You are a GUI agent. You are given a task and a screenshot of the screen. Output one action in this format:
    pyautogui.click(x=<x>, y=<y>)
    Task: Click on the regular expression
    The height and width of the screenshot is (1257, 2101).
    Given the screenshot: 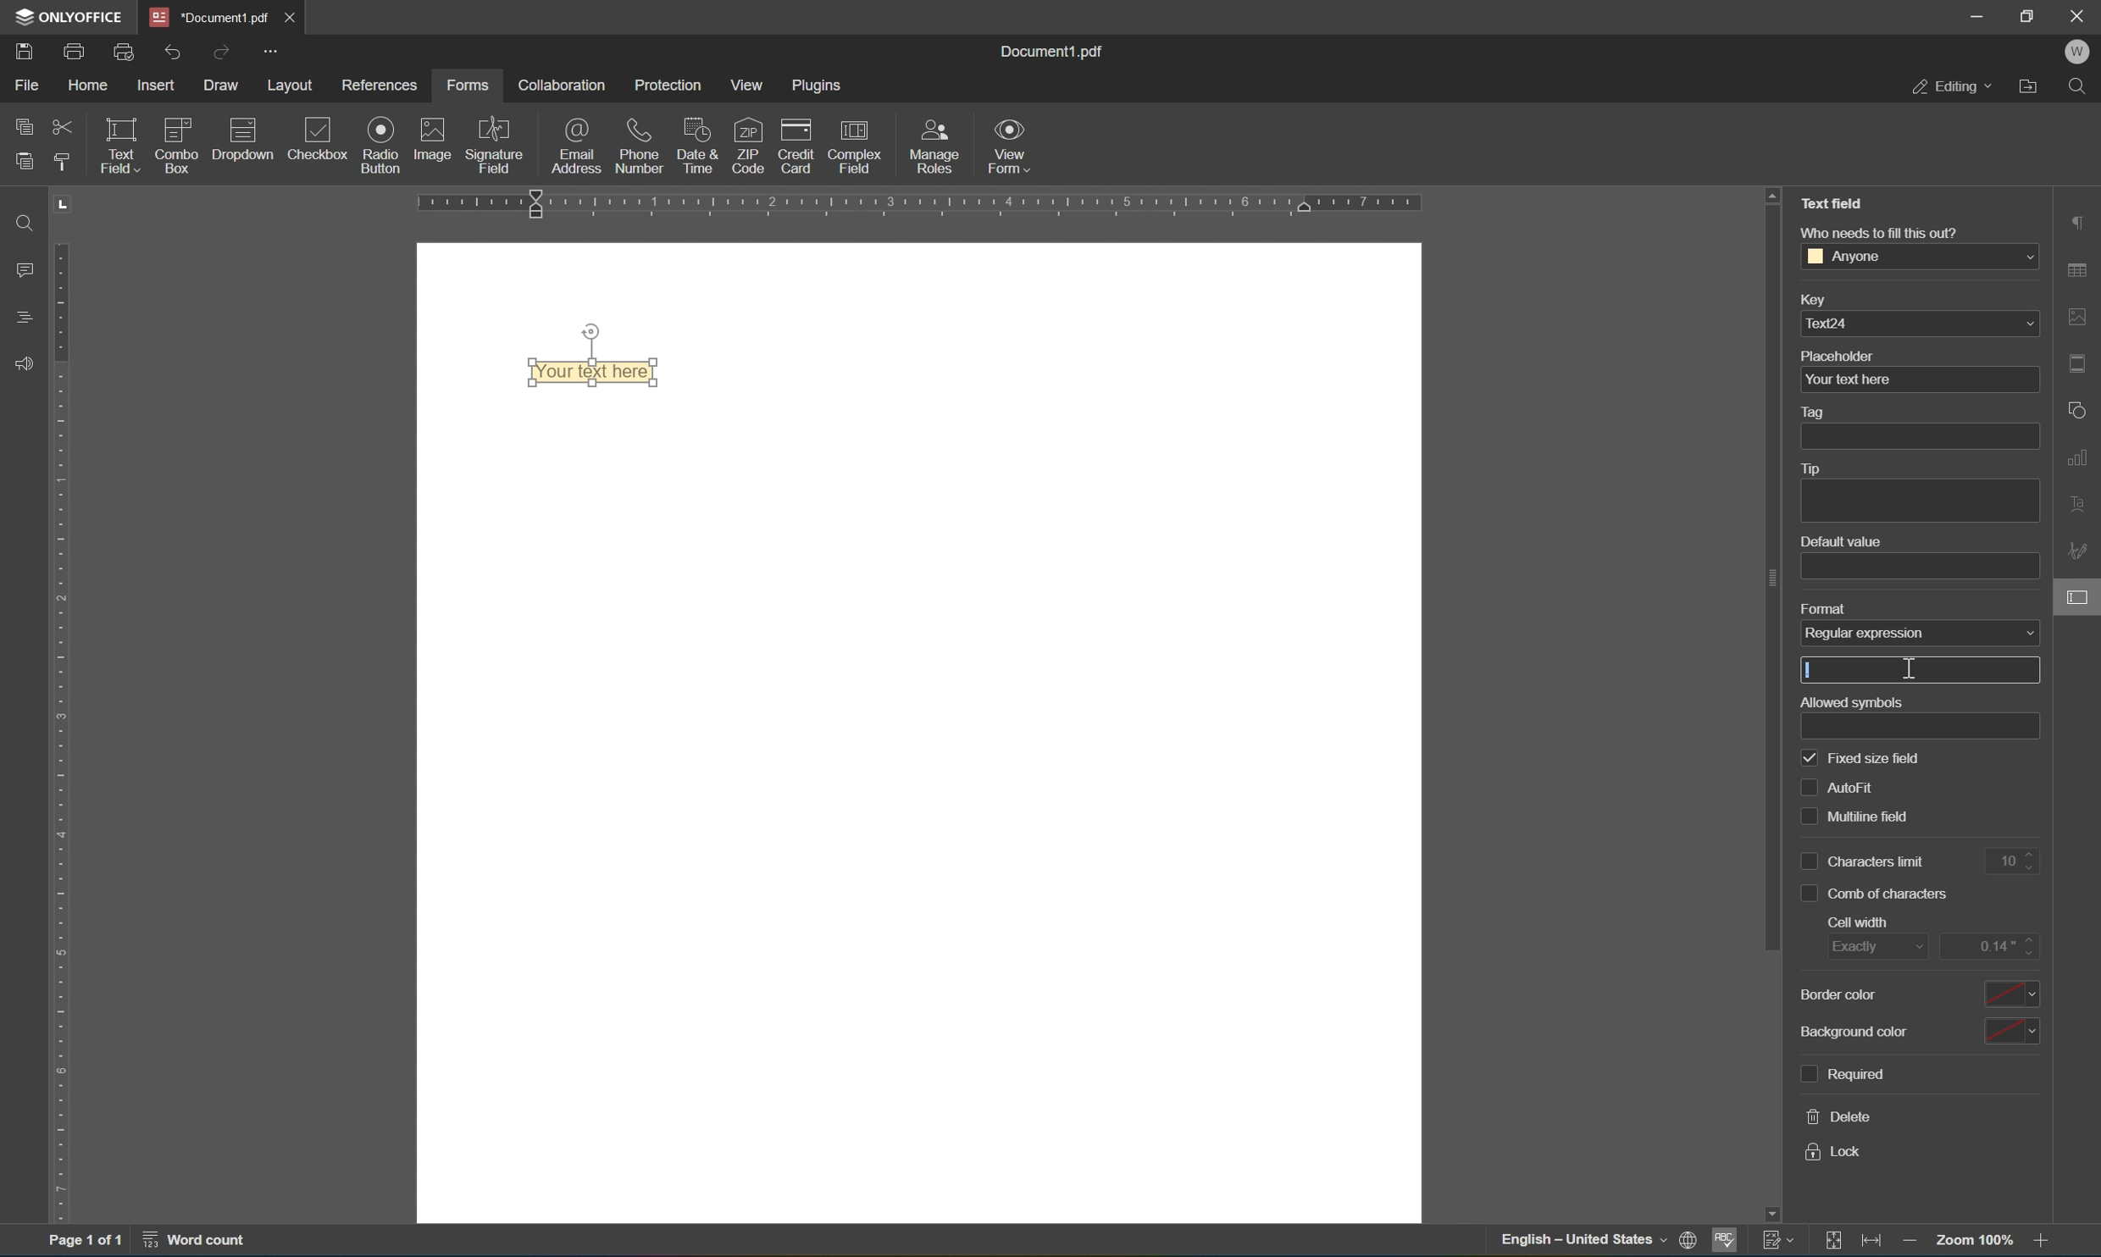 What is the action you would take?
    pyautogui.click(x=1920, y=632)
    